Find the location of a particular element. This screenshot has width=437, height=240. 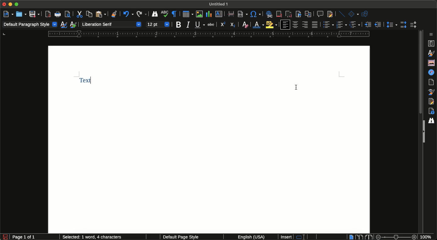

Highlight color is located at coordinates (272, 25).